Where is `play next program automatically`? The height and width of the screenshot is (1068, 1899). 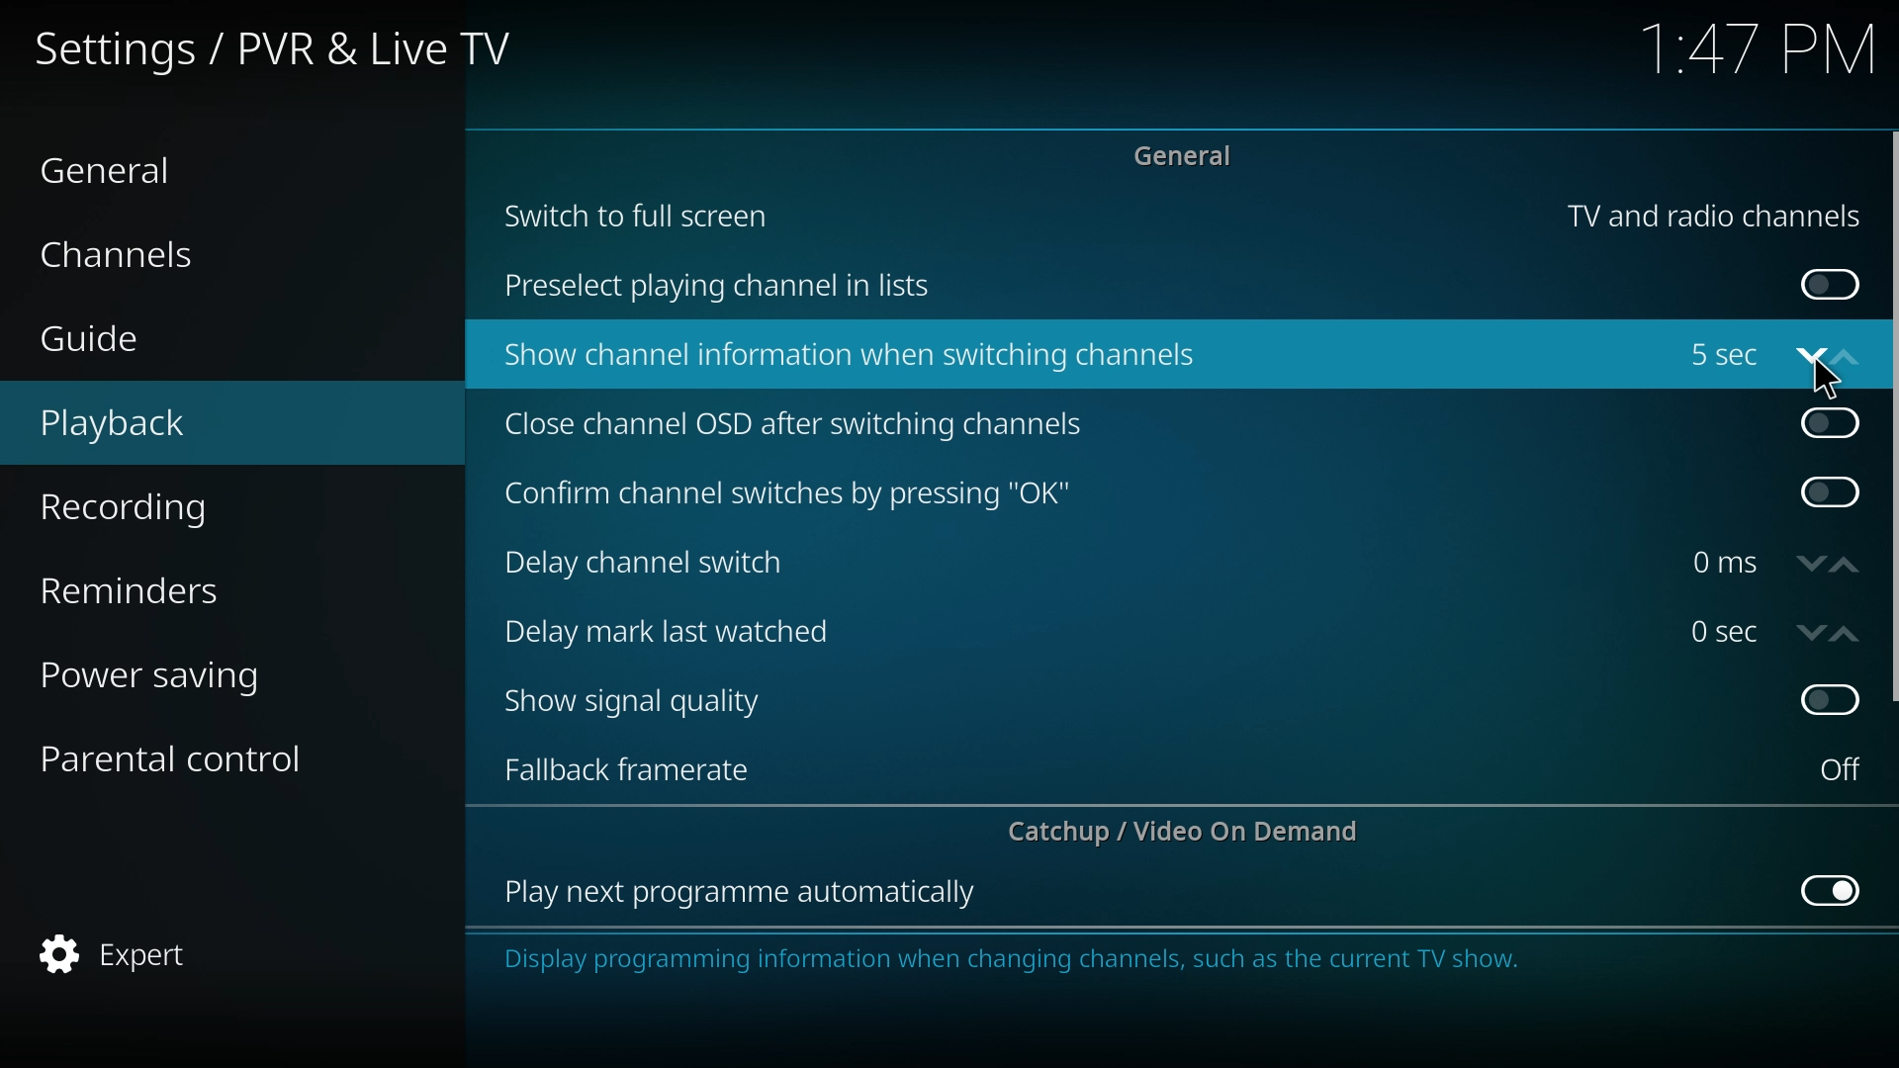 play next program automatically is located at coordinates (743, 894).